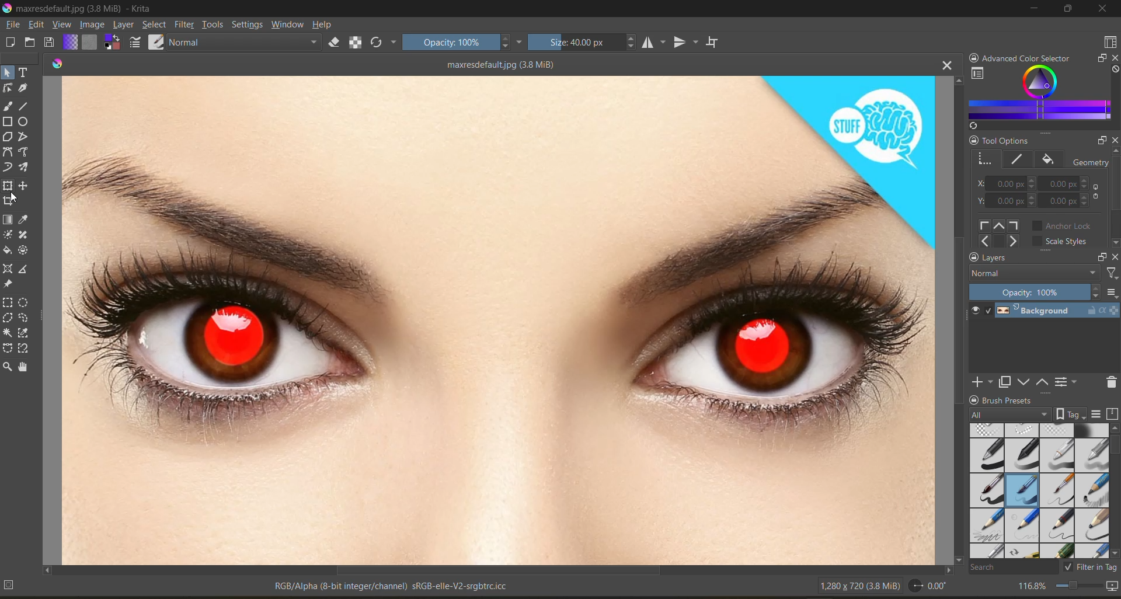  Describe the element at coordinates (7, 250) in the screenshot. I see `tool` at that location.